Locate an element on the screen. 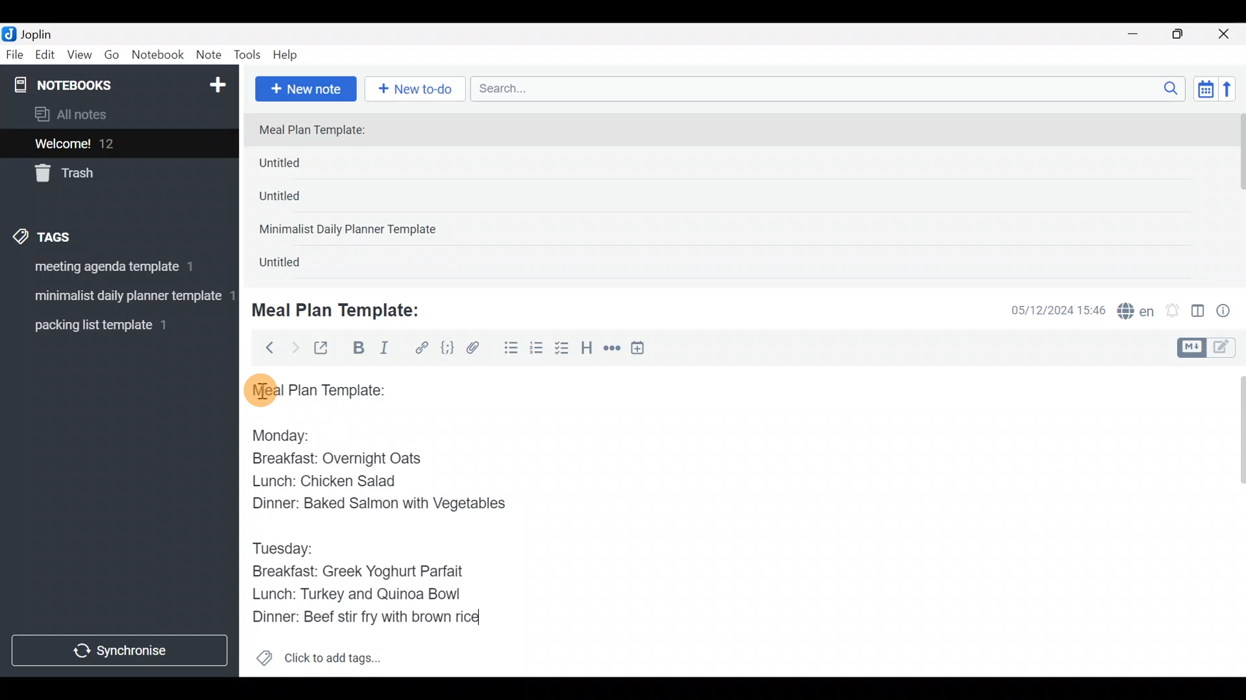 This screenshot has width=1246, height=700. Bold is located at coordinates (358, 349).